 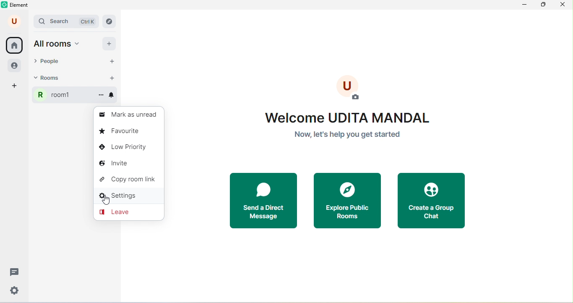 I want to click on copy room link, so click(x=130, y=180).